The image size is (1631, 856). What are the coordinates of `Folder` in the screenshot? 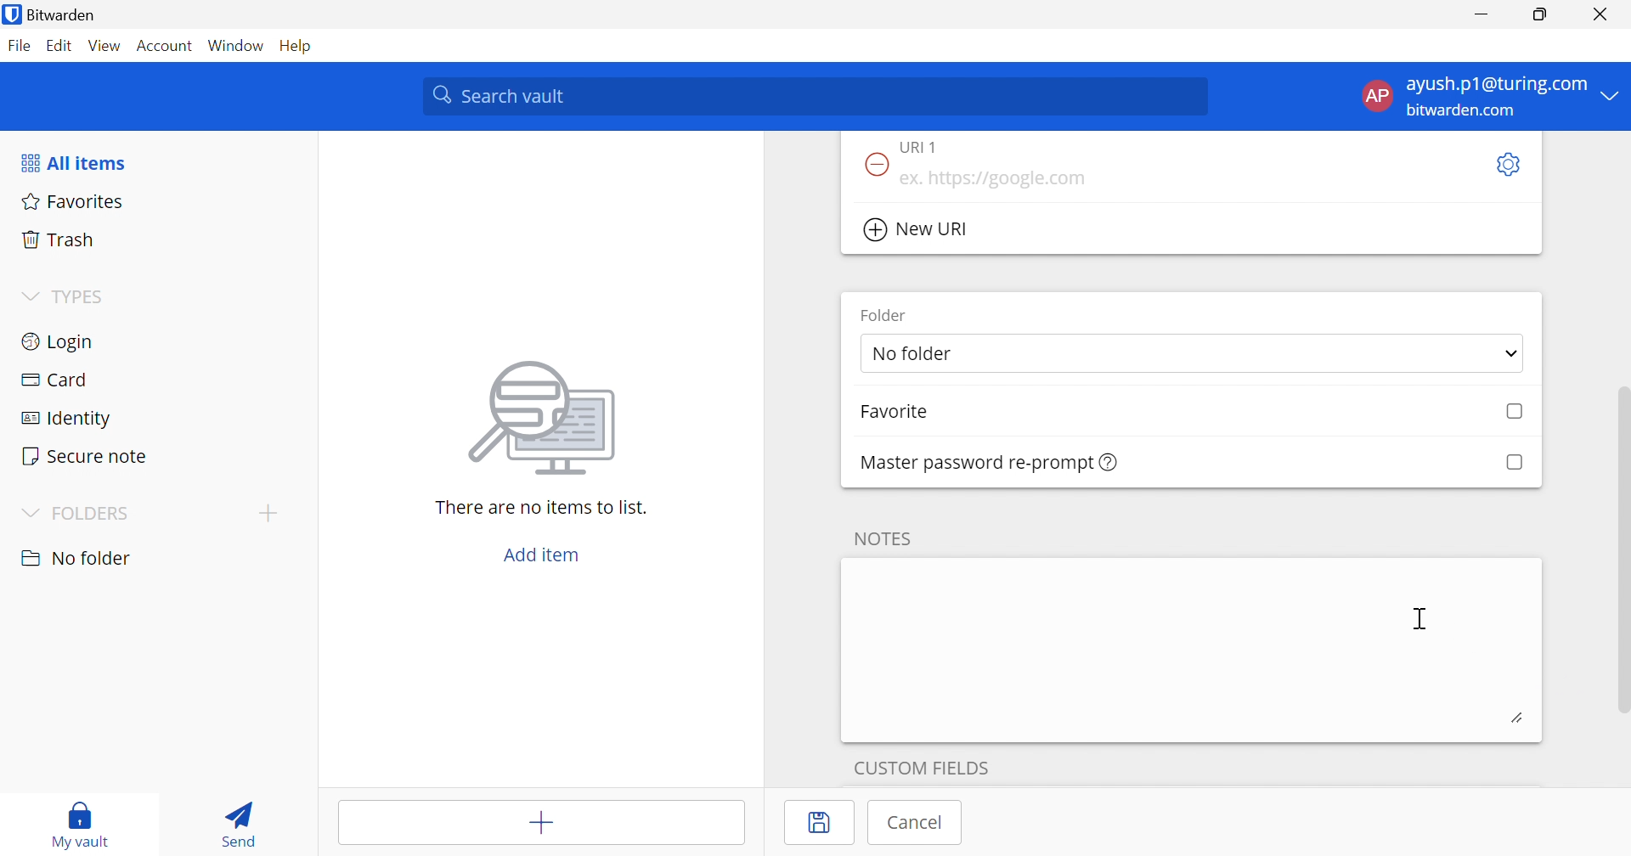 It's located at (884, 314).